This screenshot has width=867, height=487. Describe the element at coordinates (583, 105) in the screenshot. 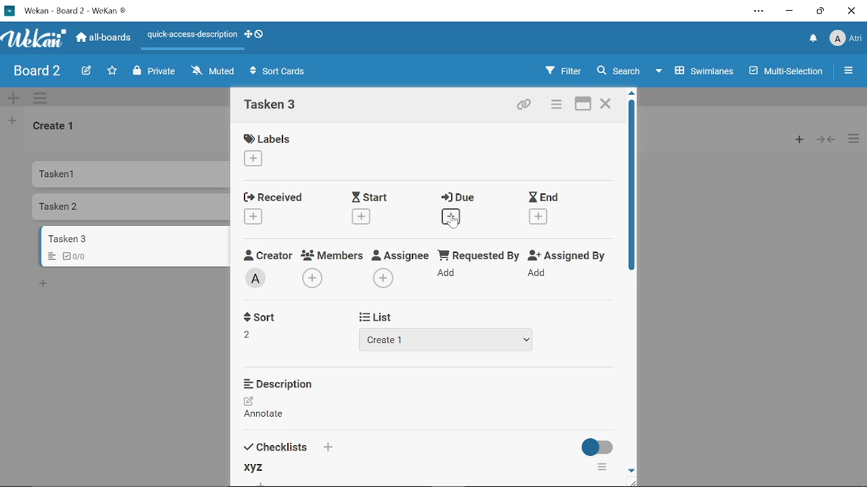

I see `maximize card` at that location.